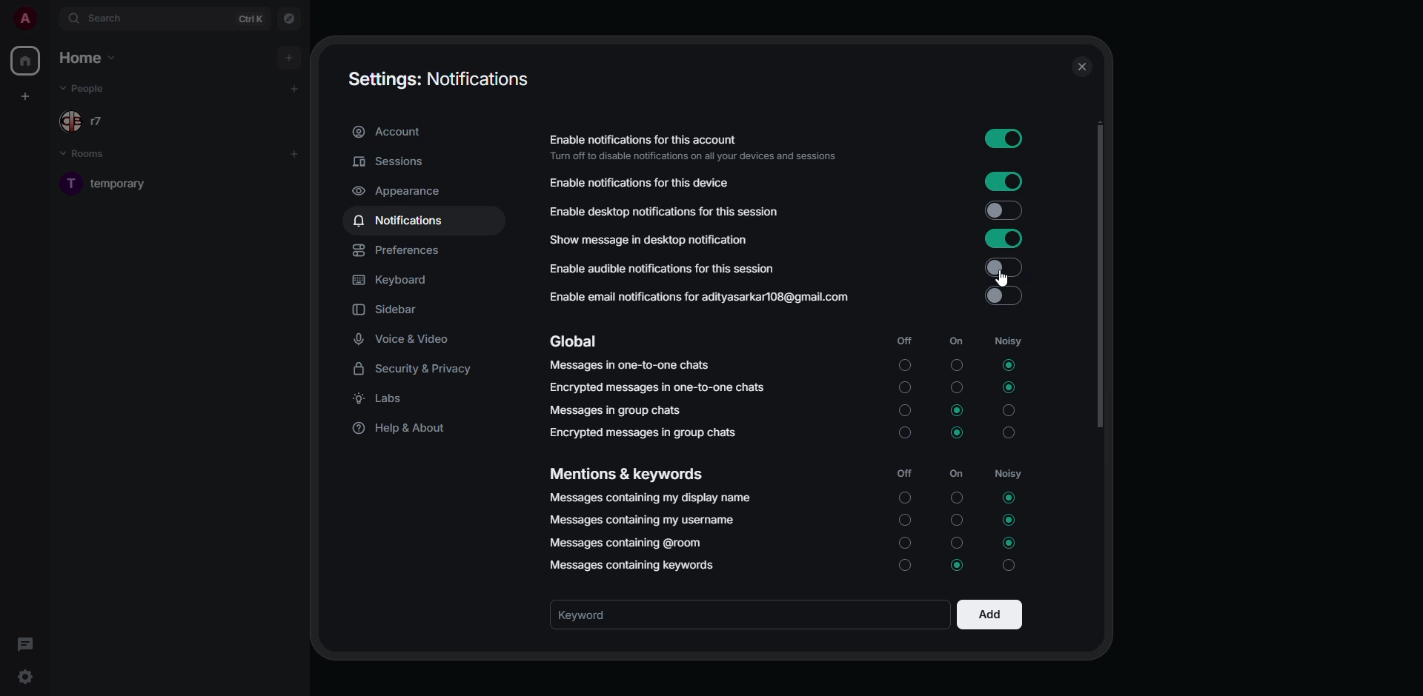 The height and width of the screenshot is (696, 1423). I want to click on appearance, so click(402, 191).